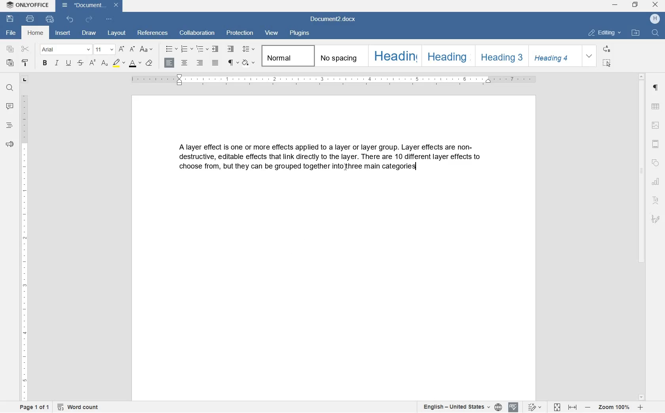  I want to click on protection, so click(241, 34).